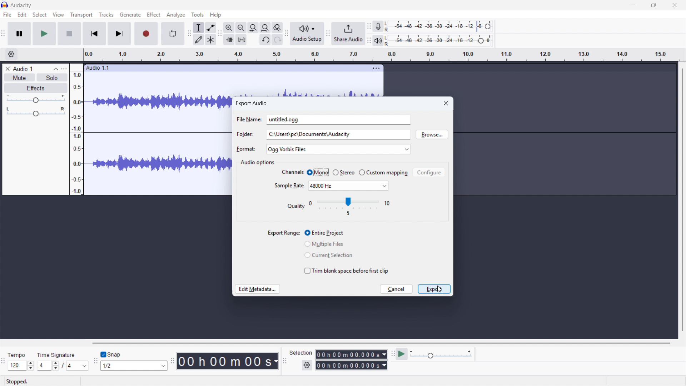 Image resolution: width=686 pixels, height=386 pixels. I want to click on Undo , so click(266, 39).